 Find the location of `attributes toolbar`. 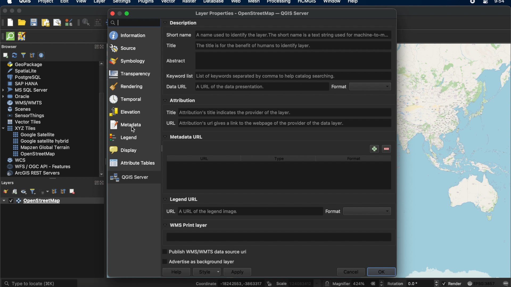

attributes toolbar is located at coordinates (79, 23).